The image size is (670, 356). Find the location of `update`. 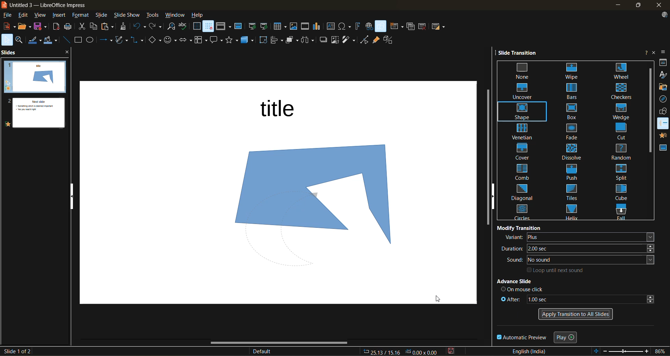

update is located at coordinates (665, 15).